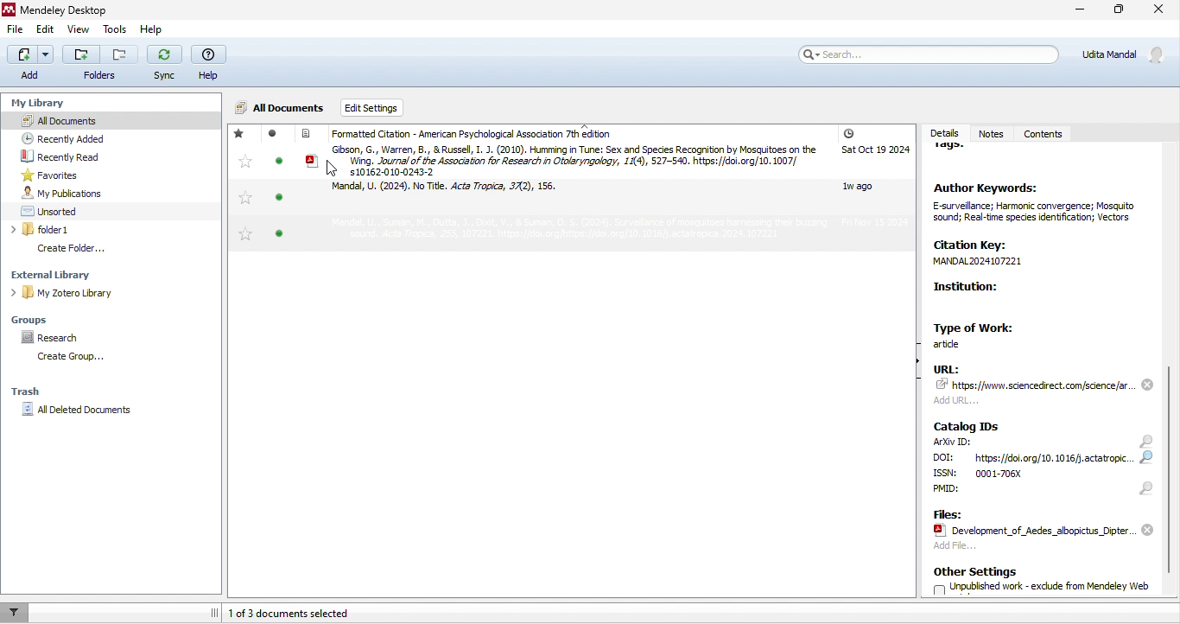 This screenshot has height=624, width=1180. What do you see at coordinates (16, 612) in the screenshot?
I see `filter` at bounding box center [16, 612].